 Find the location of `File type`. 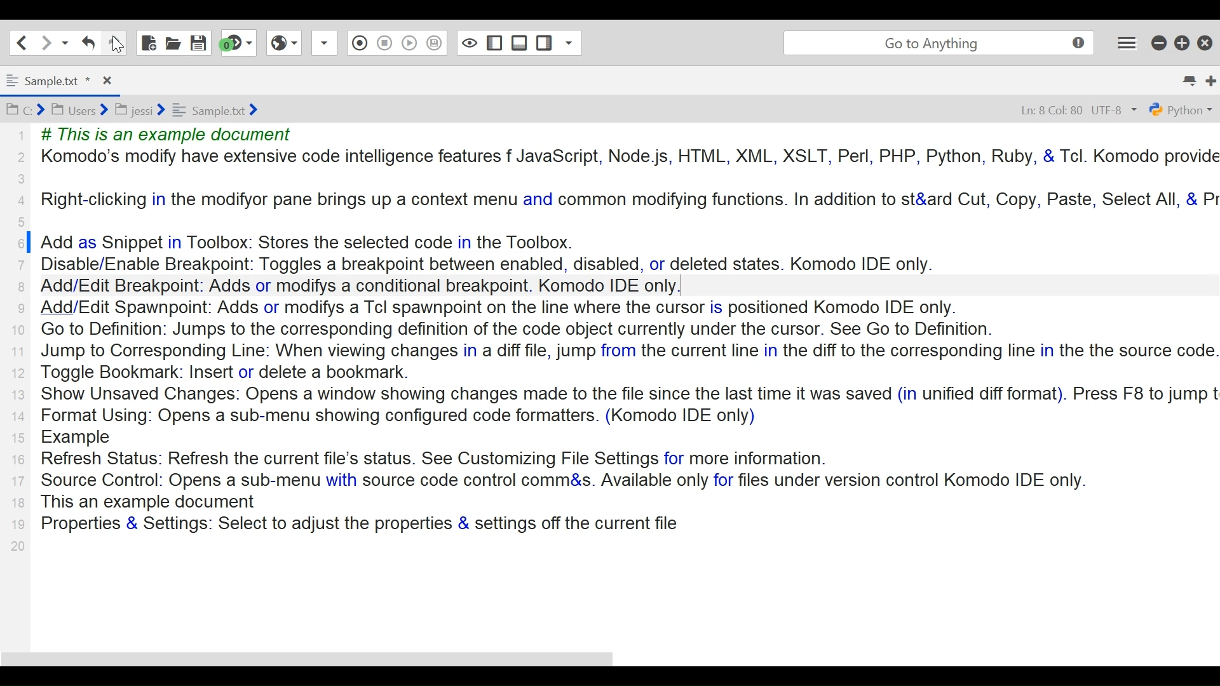

File type is located at coordinates (1183, 109).